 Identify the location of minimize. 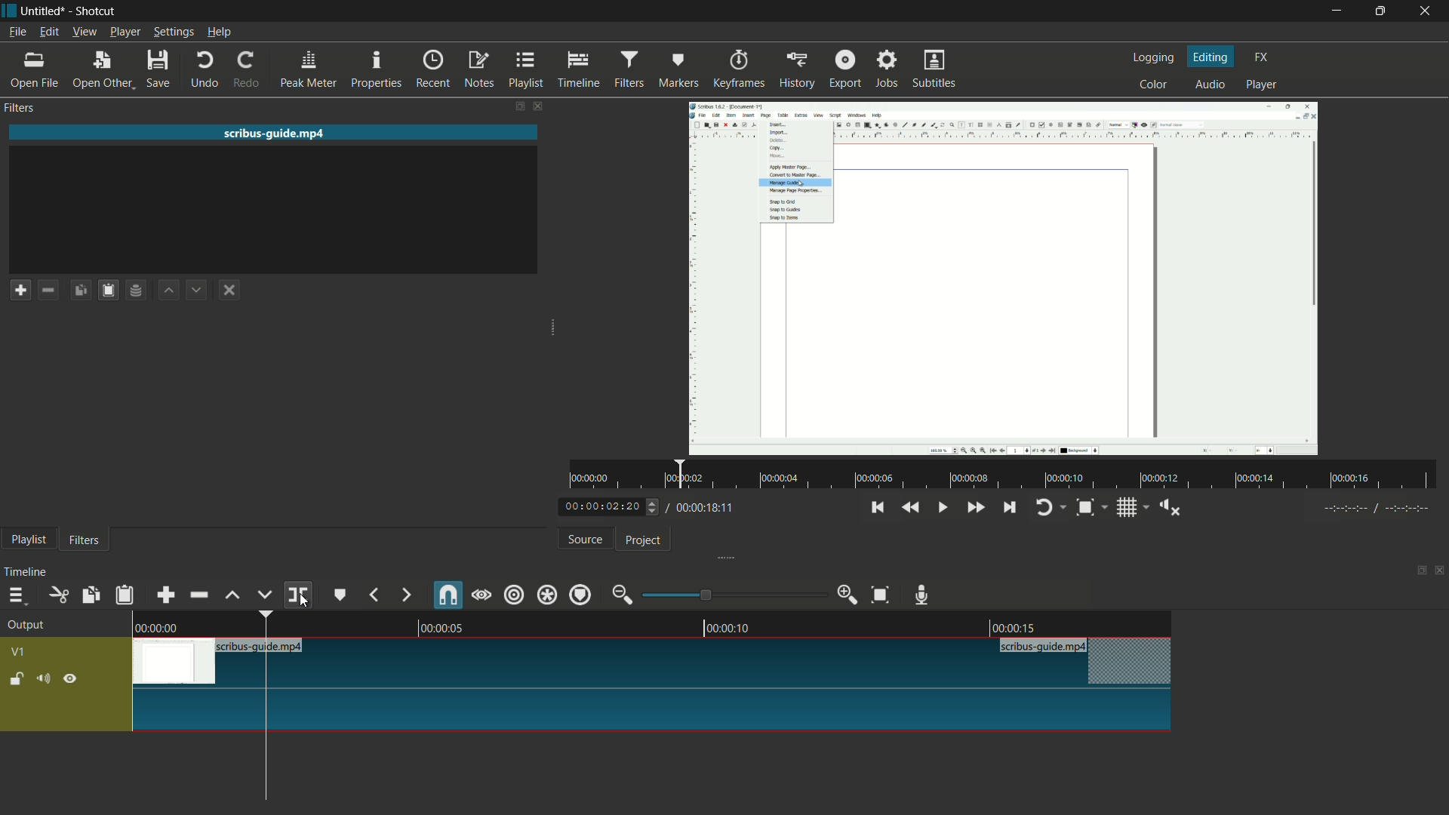
(1337, 11).